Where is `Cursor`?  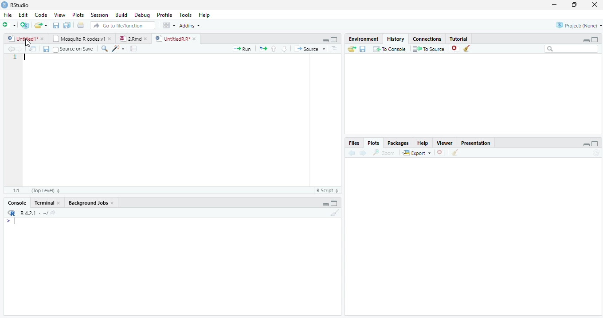
Cursor is located at coordinates (16, 222).